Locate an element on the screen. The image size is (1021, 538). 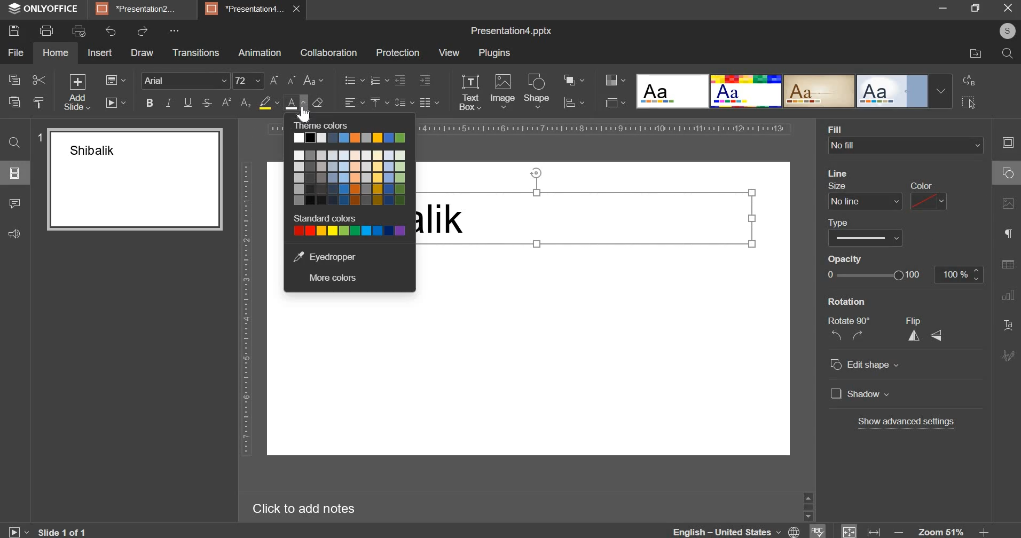
design is located at coordinates (791, 92).